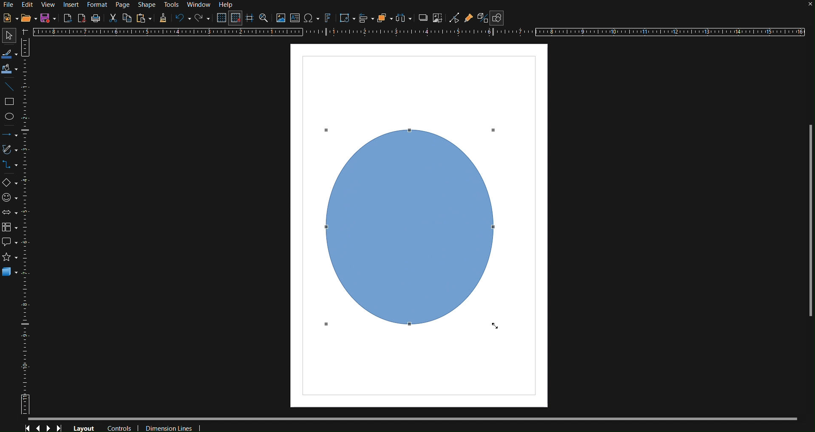  Describe the element at coordinates (12, 134) in the screenshot. I see `Lines and Arrows` at that location.